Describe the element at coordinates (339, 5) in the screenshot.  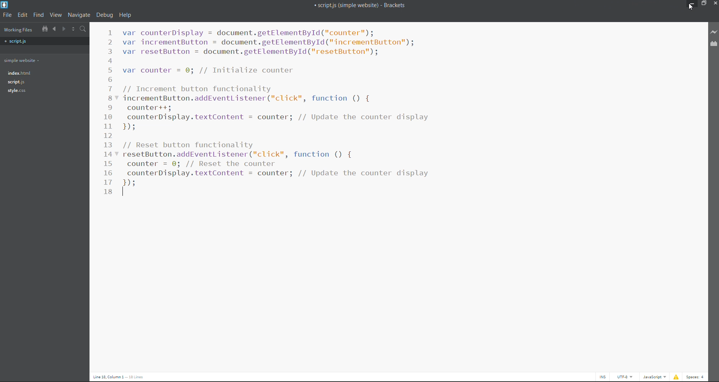
I see `script.js(simple website) brackets` at that location.